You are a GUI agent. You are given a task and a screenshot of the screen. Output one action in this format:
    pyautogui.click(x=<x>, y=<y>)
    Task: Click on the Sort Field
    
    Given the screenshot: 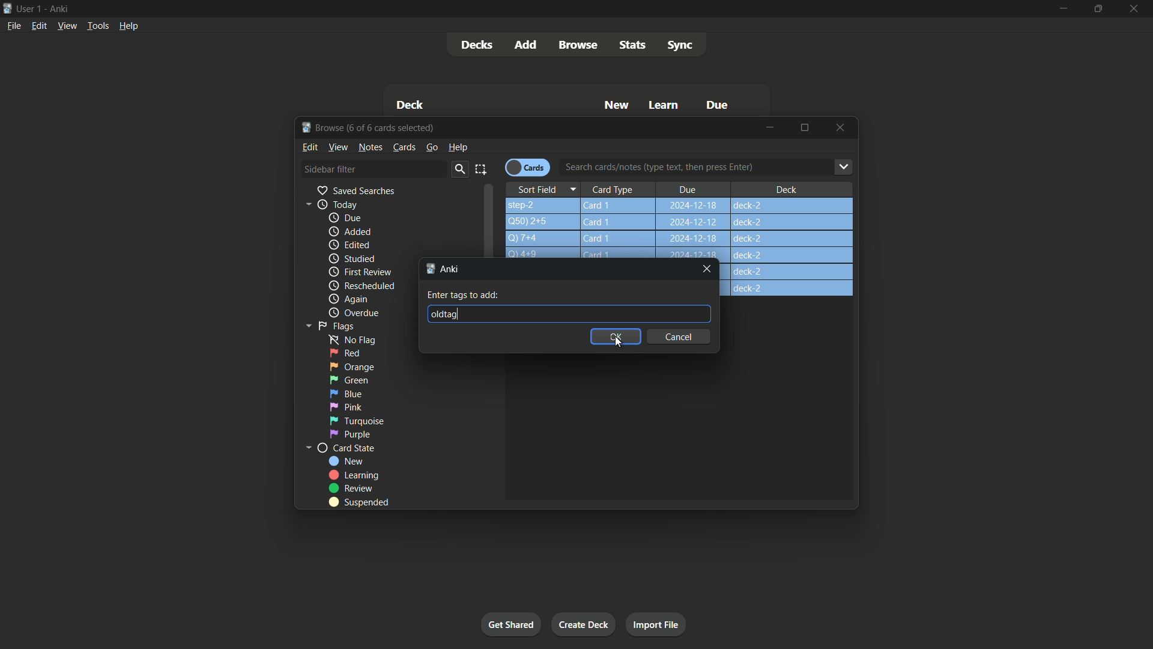 What is the action you would take?
    pyautogui.click(x=546, y=188)
    